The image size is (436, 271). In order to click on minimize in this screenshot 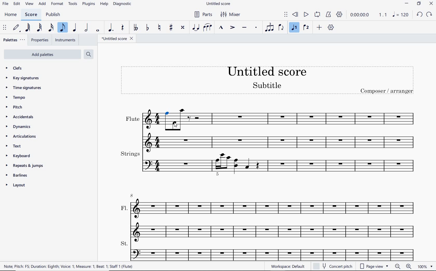, I will do `click(406, 3)`.